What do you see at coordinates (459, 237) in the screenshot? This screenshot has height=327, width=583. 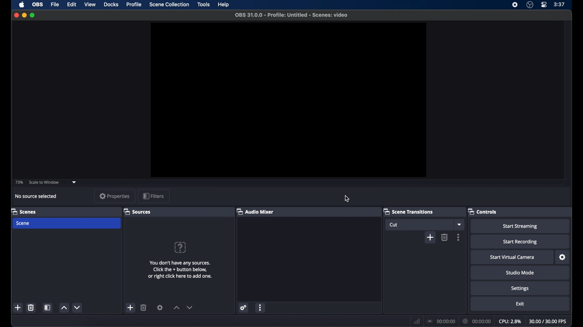 I see `more options` at bounding box center [459, 237].